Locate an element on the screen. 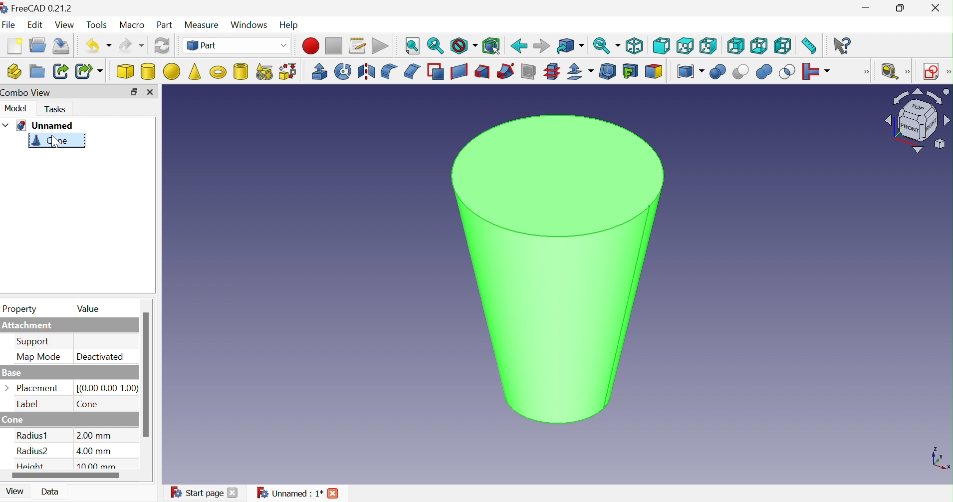  Bounding box is located at coordinates (491, 47).